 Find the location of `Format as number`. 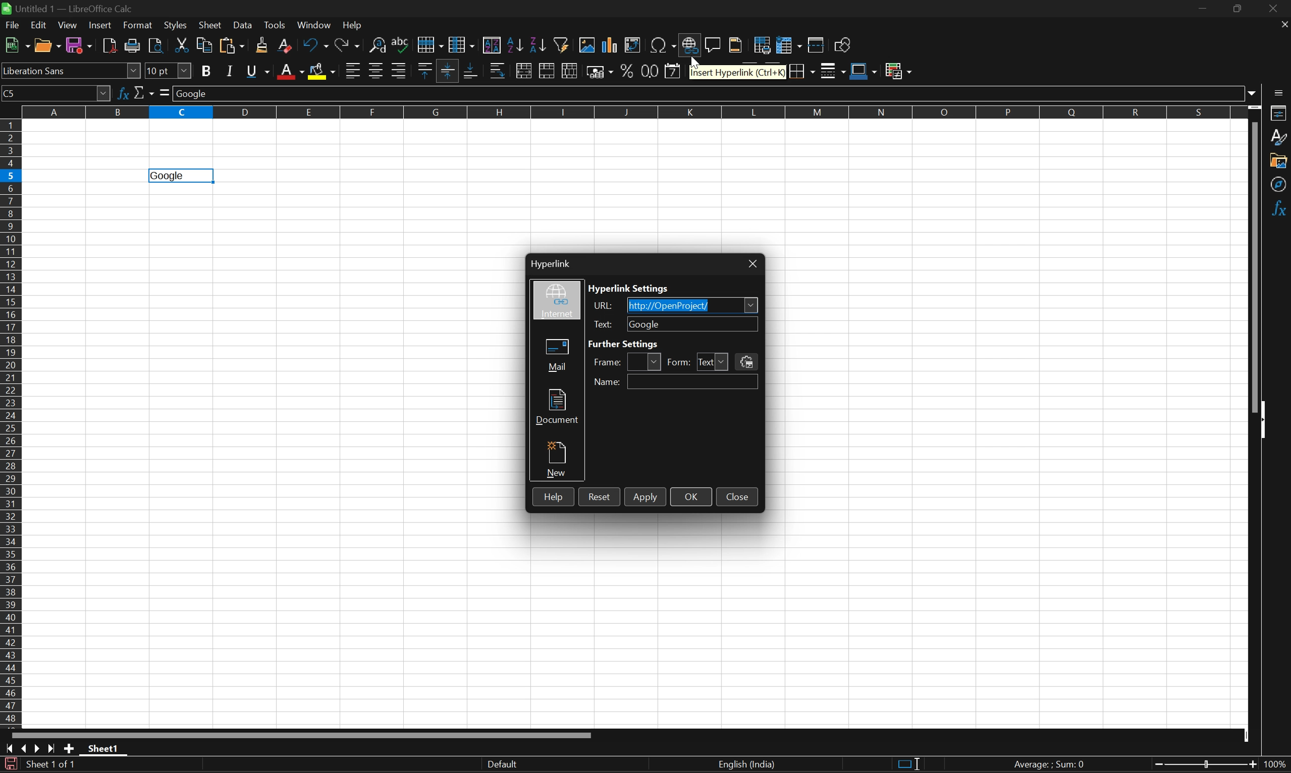

Format as number is located at coordinates (649, 71).